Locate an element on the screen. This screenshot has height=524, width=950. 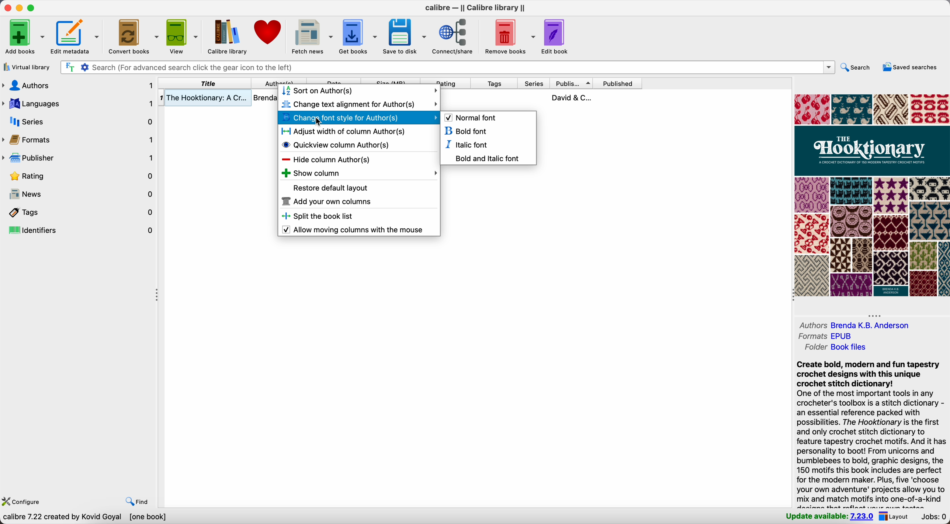
series is located at coordinates (534, 84).